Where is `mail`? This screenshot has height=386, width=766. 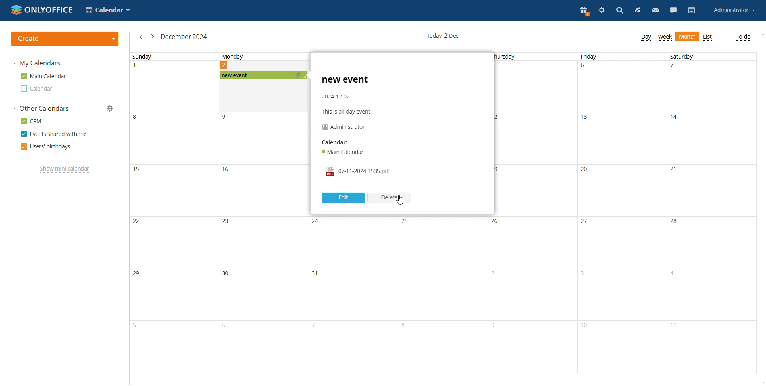 mail is located at coordinates (655, 10).